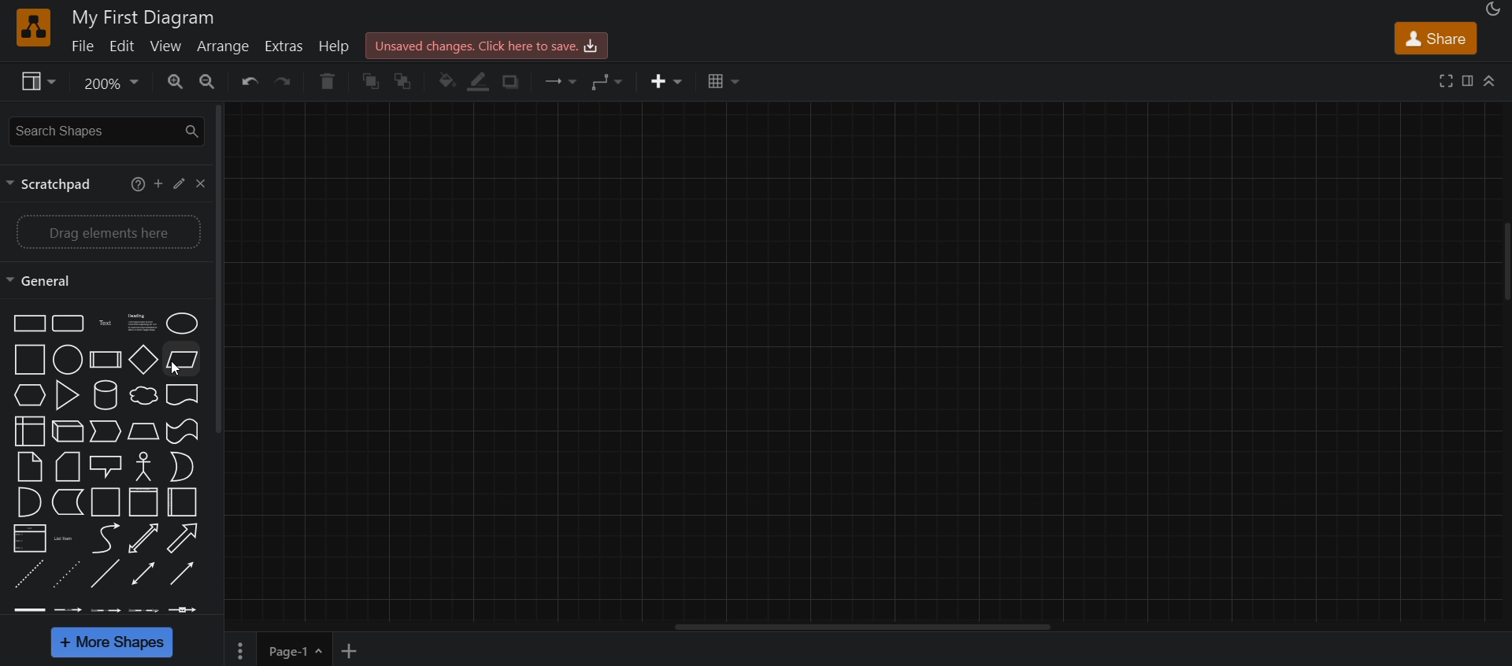 The width and height of the screenshot is (1512, 666). I want to click on more shapes, so click(115, 642).